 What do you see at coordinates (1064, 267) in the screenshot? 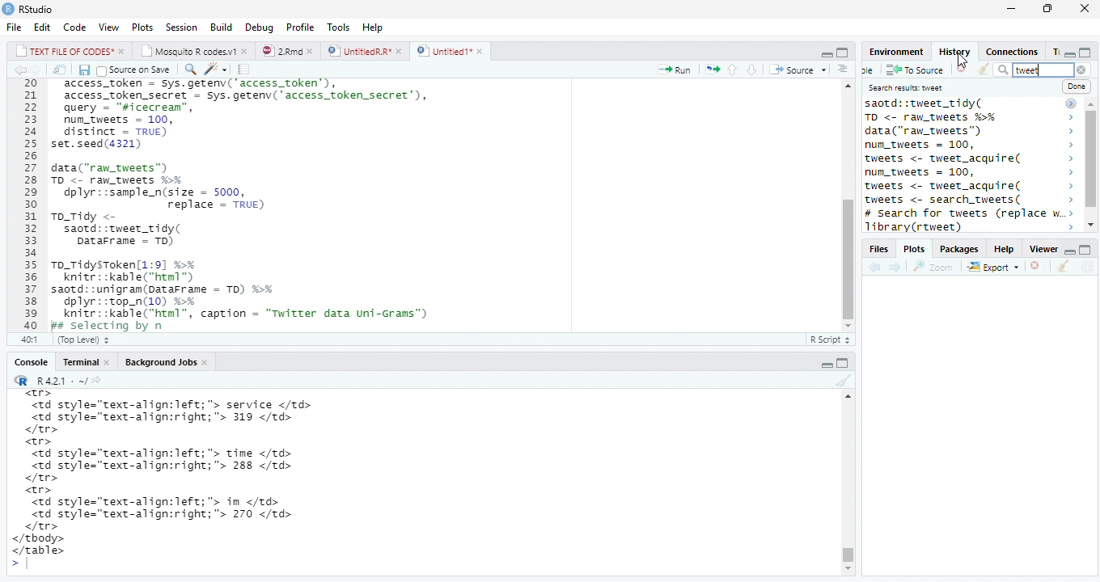
I see `clear console` at bounding box center [1064, 267].